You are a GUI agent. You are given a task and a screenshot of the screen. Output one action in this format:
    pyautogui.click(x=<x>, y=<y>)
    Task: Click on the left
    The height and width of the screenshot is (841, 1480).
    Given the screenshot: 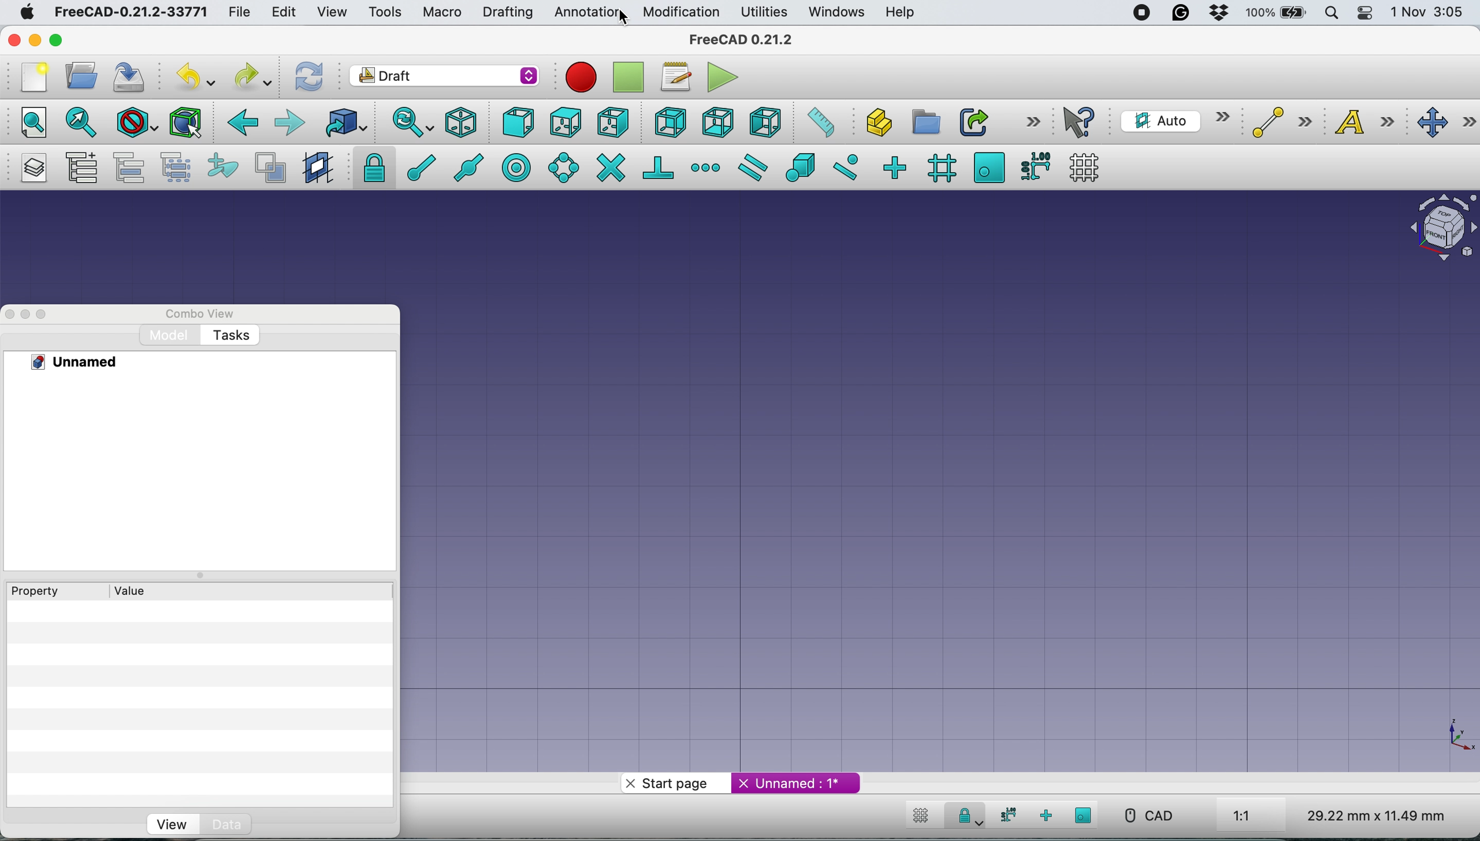 What is the action you would take?
    pyautogui.click(x=761, y=121)
    